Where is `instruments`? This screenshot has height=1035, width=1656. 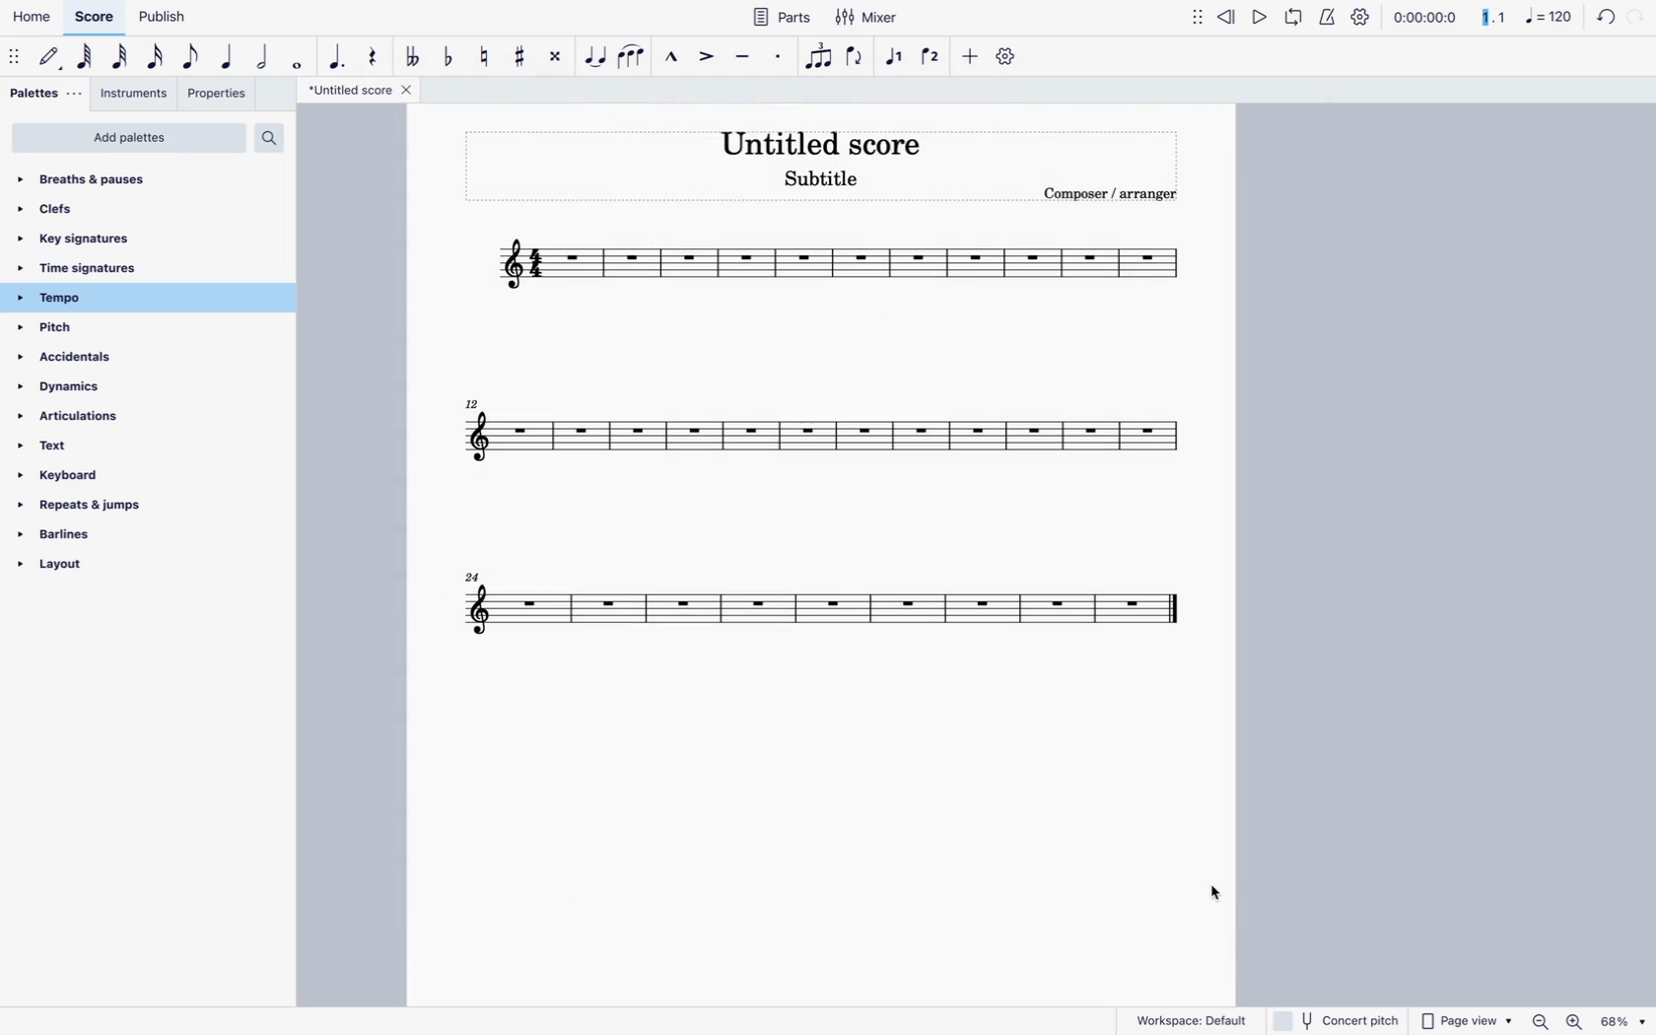
instruments is located at coordinates (133, 93).